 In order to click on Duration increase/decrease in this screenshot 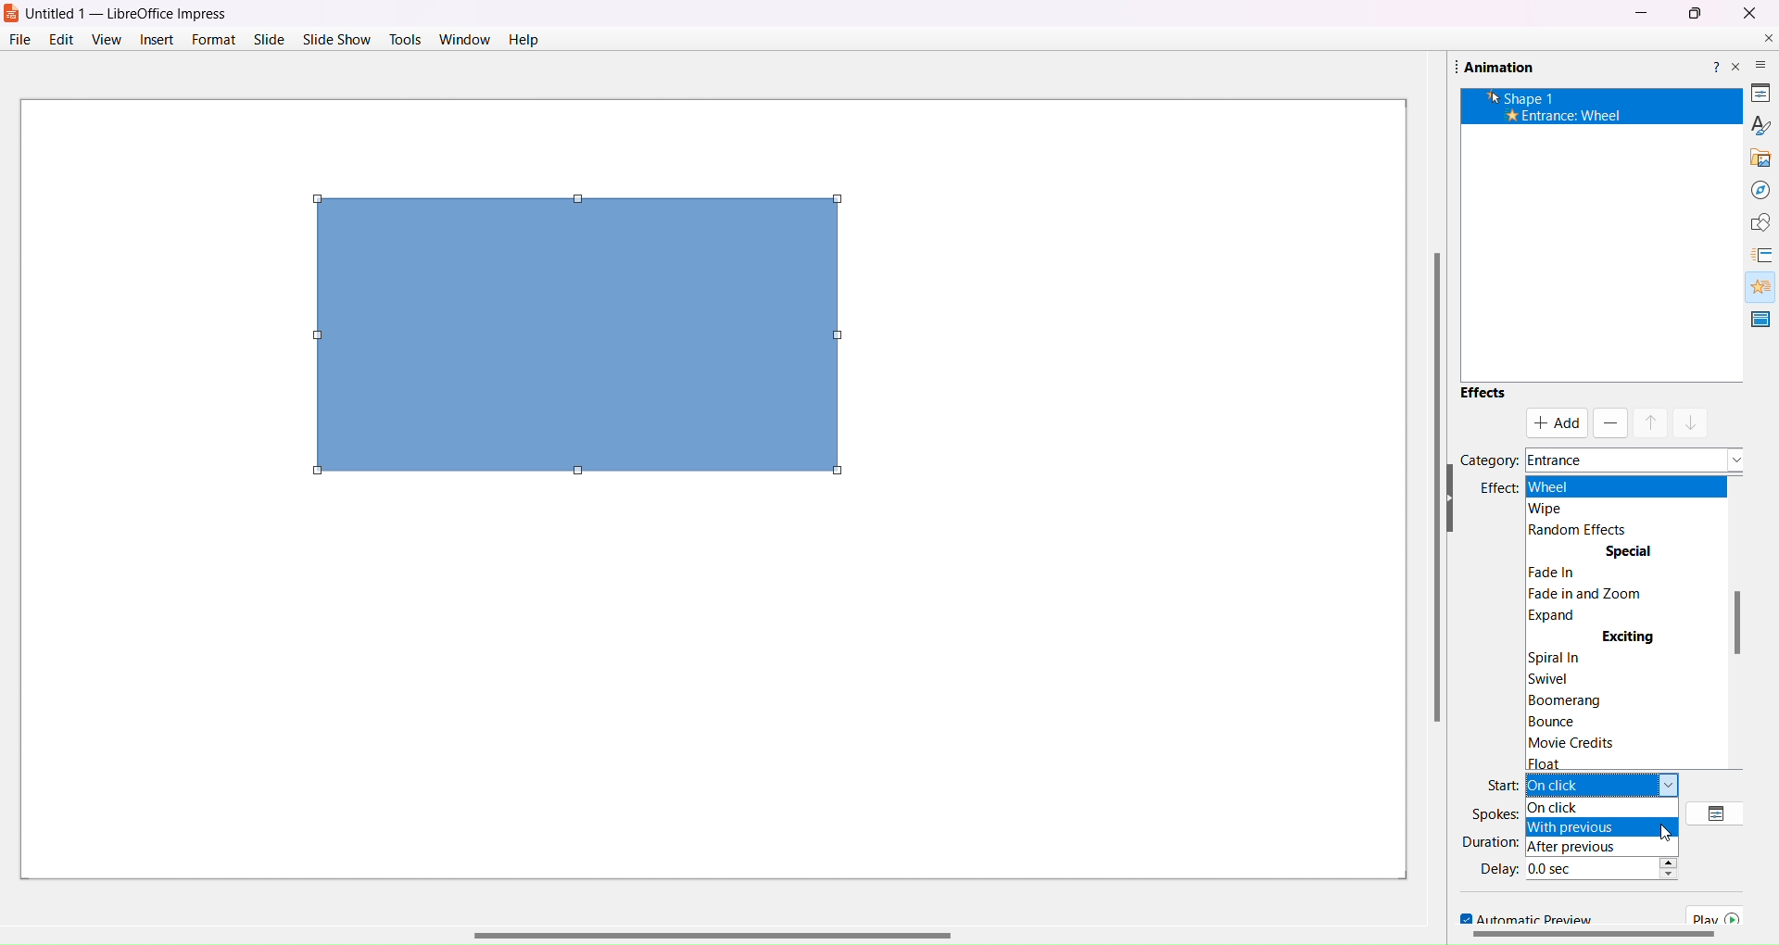, I will do `click(1673, 840)`.